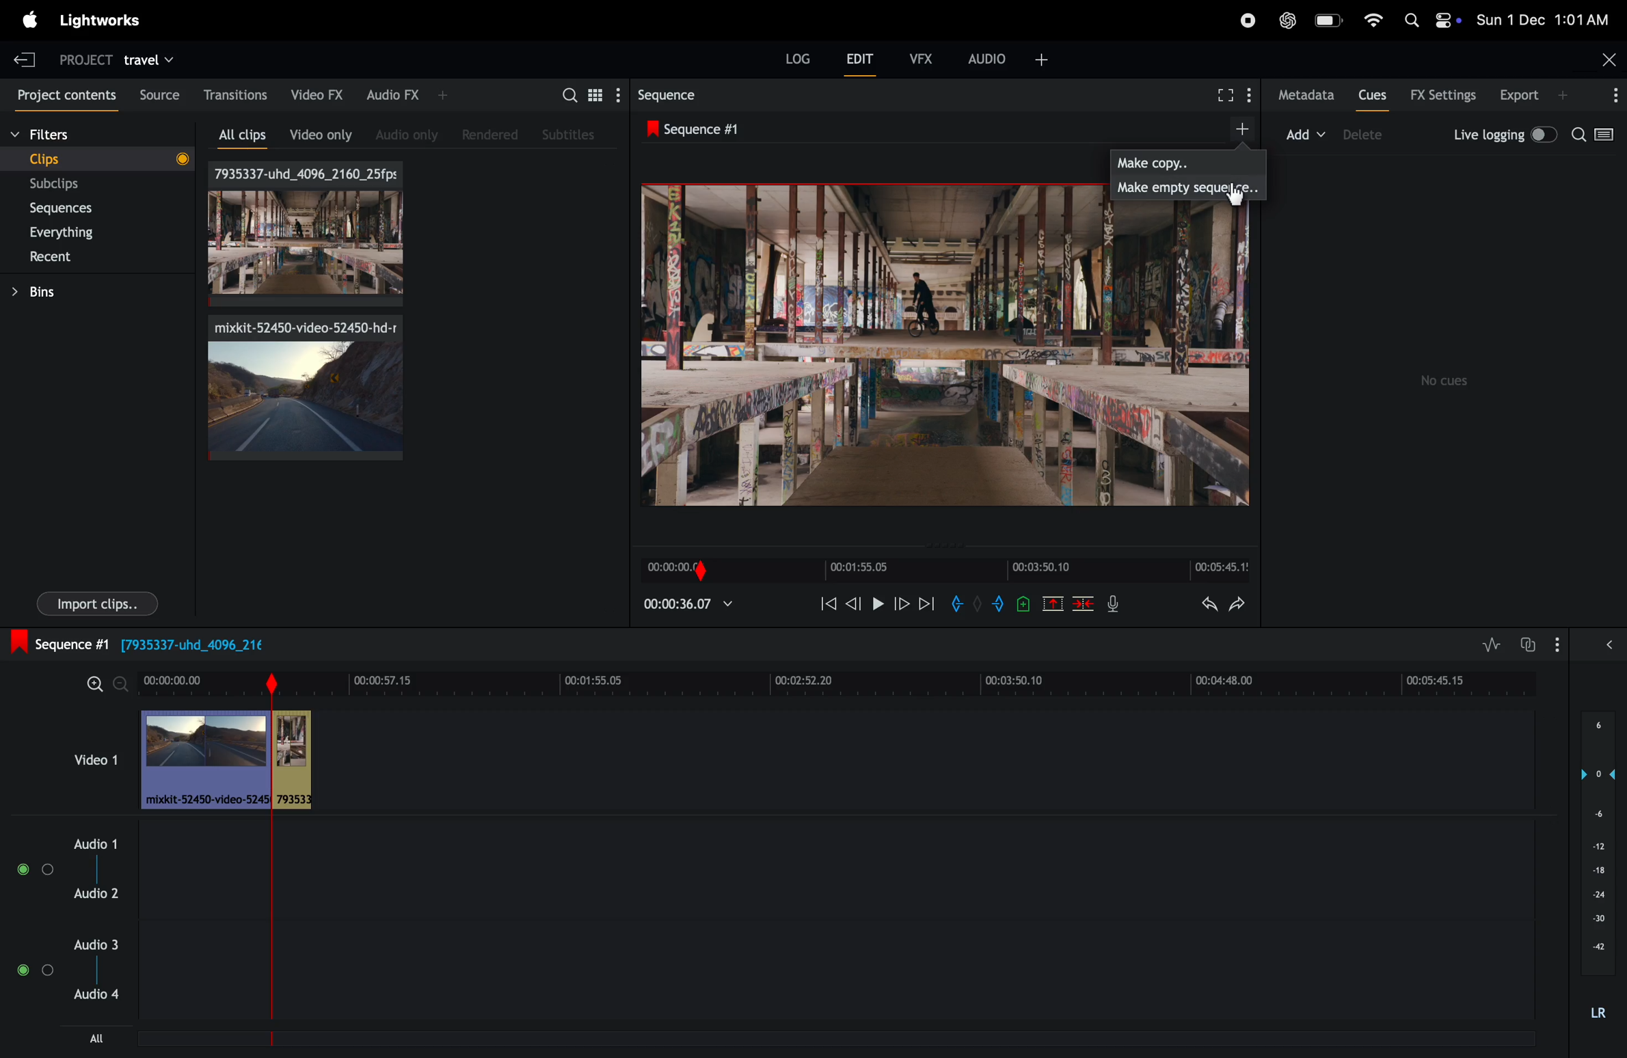 This screenshot has height=1058, width=1627. What do you see at coordinates (98, 895) in the screenshot?
I see `Audio 2` at bounding box center [98, 895].